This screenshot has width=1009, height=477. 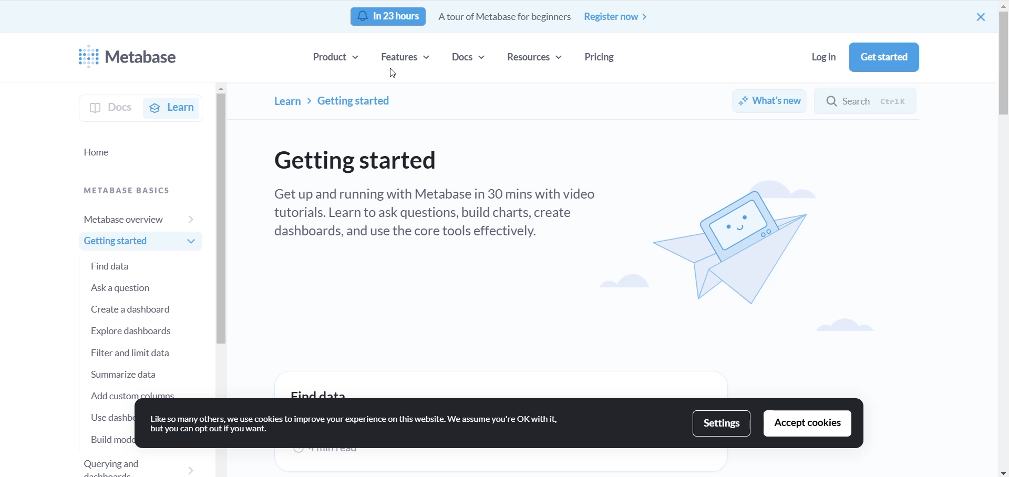 I want to click on PATH, so click(x=342, y=102).